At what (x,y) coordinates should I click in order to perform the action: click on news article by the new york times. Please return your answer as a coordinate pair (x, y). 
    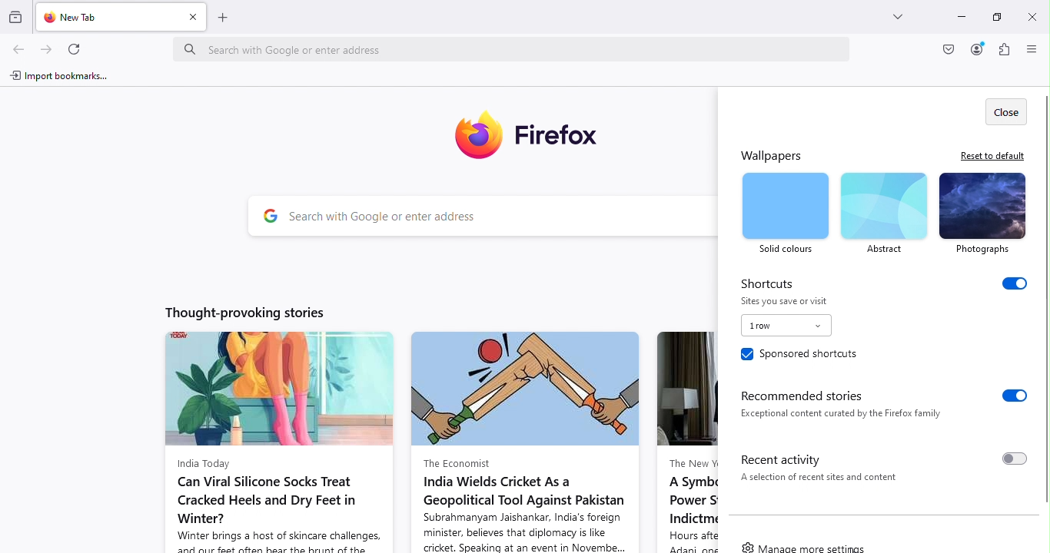
    Looking at the image, I should click on (686, 442).